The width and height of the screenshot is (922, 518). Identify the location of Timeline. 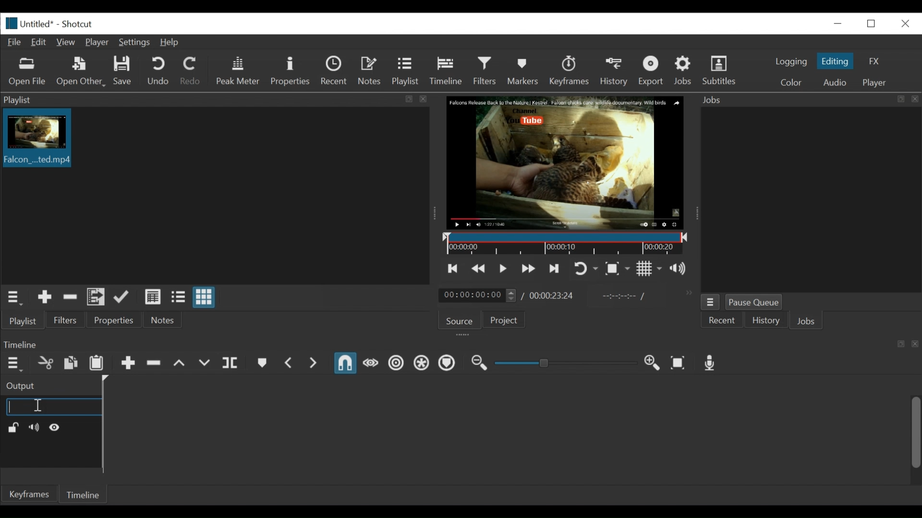
(448, 71).